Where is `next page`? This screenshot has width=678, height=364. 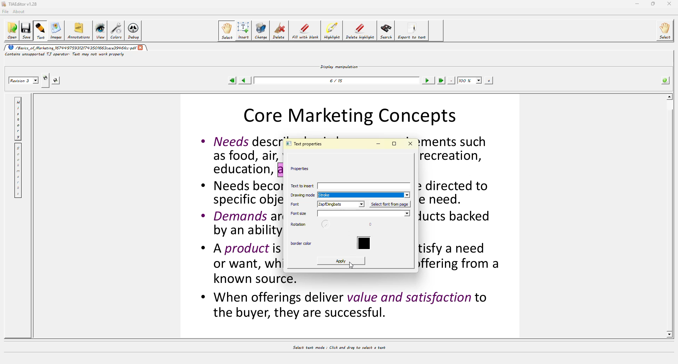
next page is located at coordinates (427, 81).